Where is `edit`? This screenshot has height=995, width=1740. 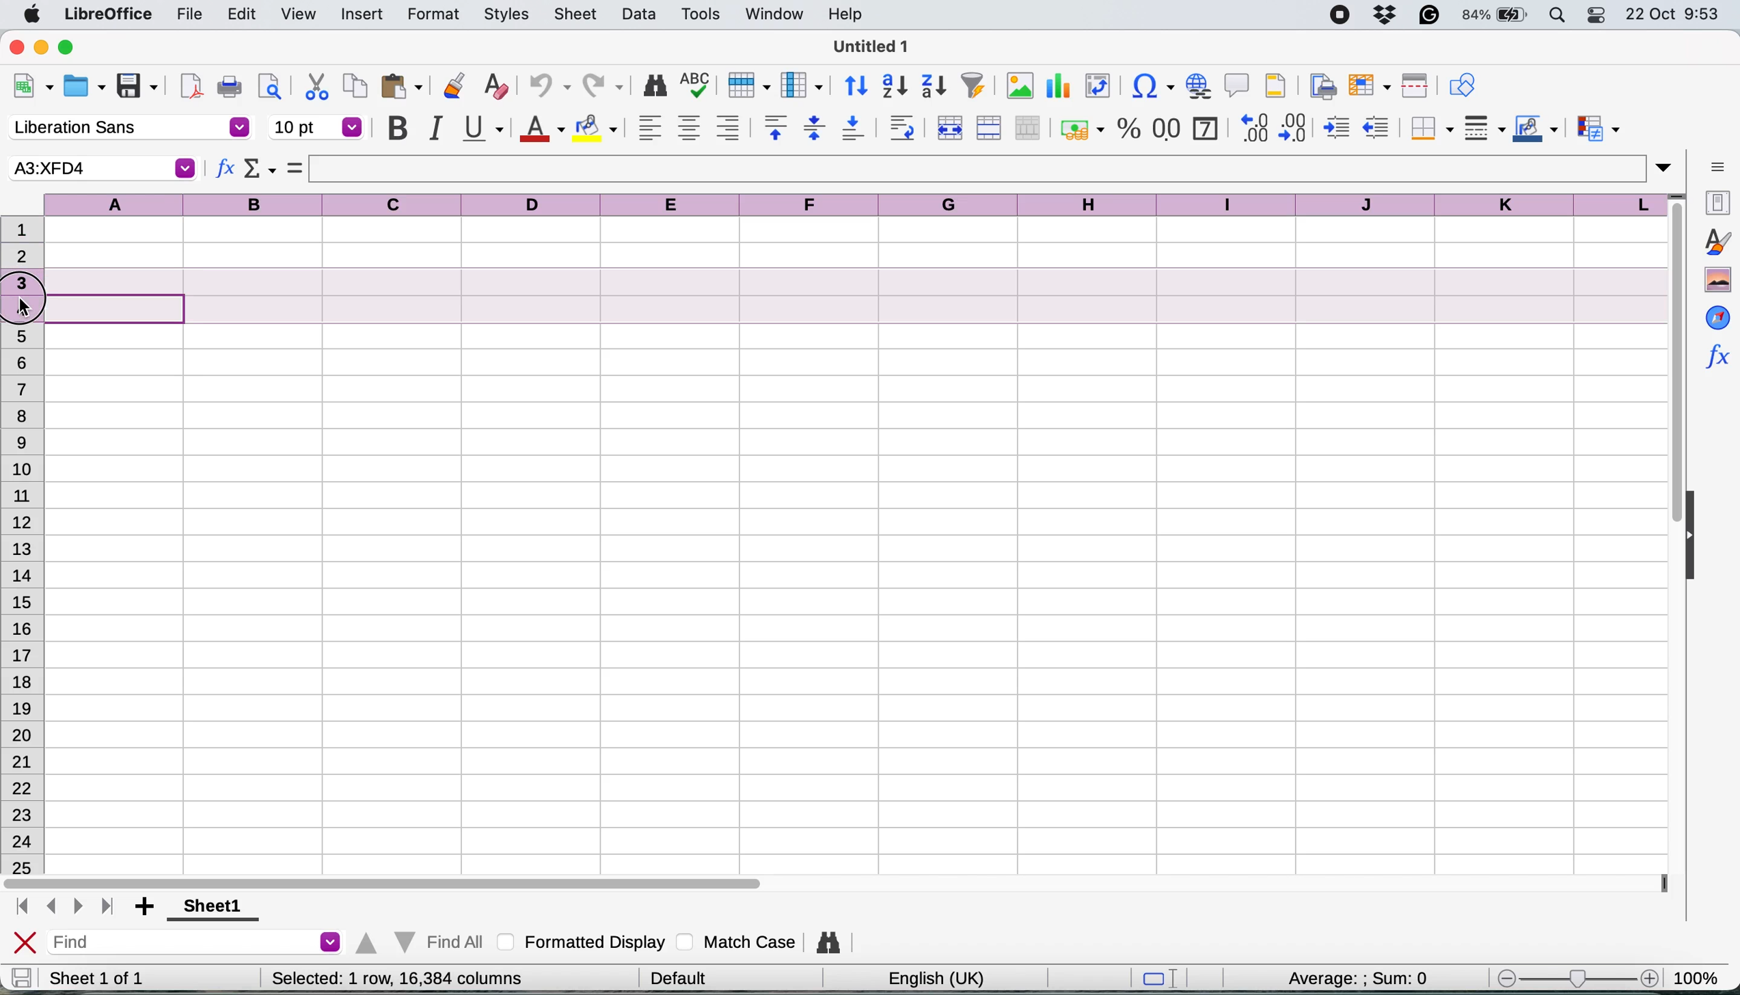
edit is located at coordinates (244, 14).